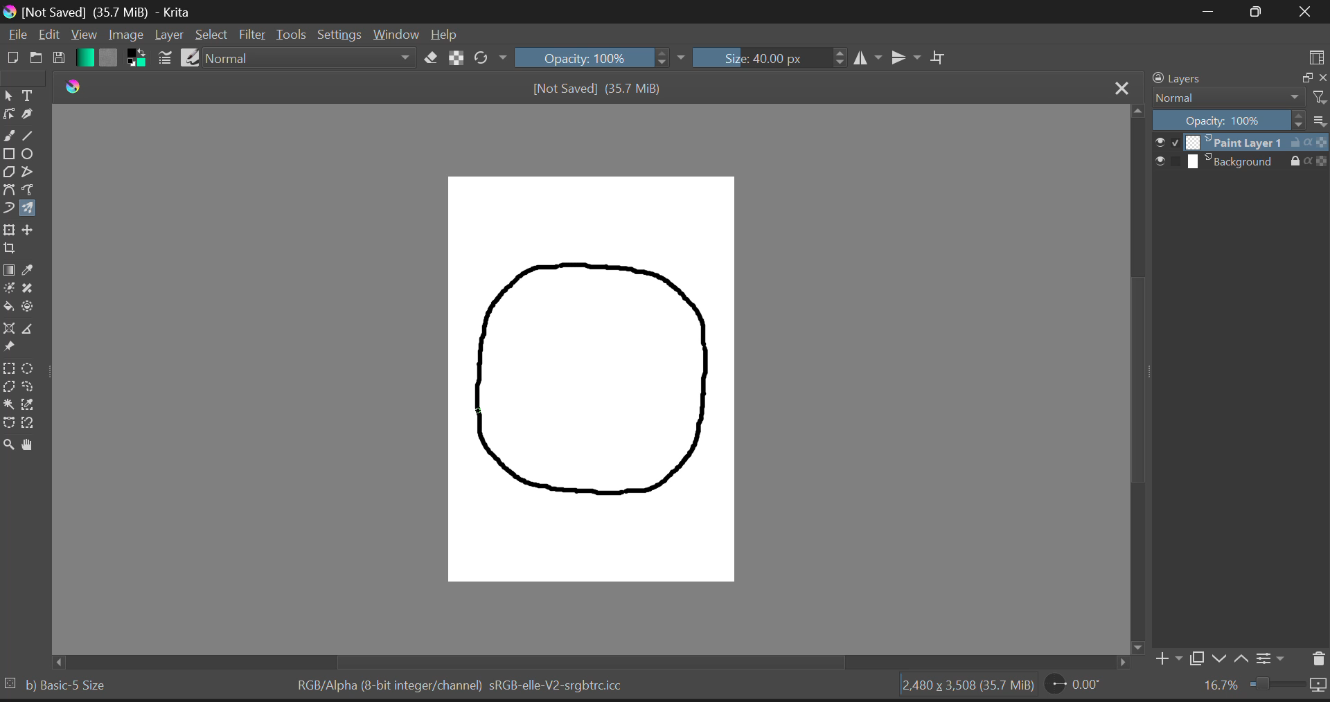 The image size is (1330, 702). I want to click on Bezier Curve Selection, so click(8, 424).